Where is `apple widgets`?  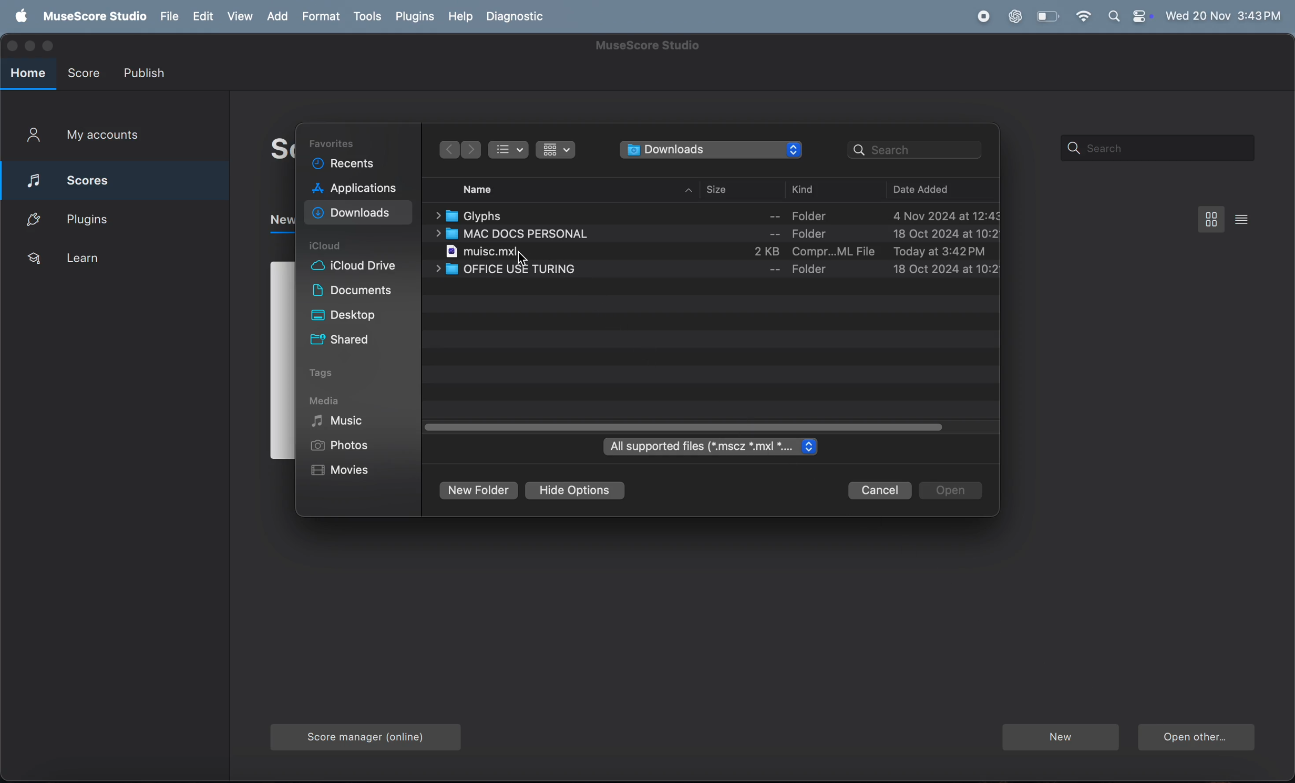
apple widgets is located at coordinates (1128, 16).